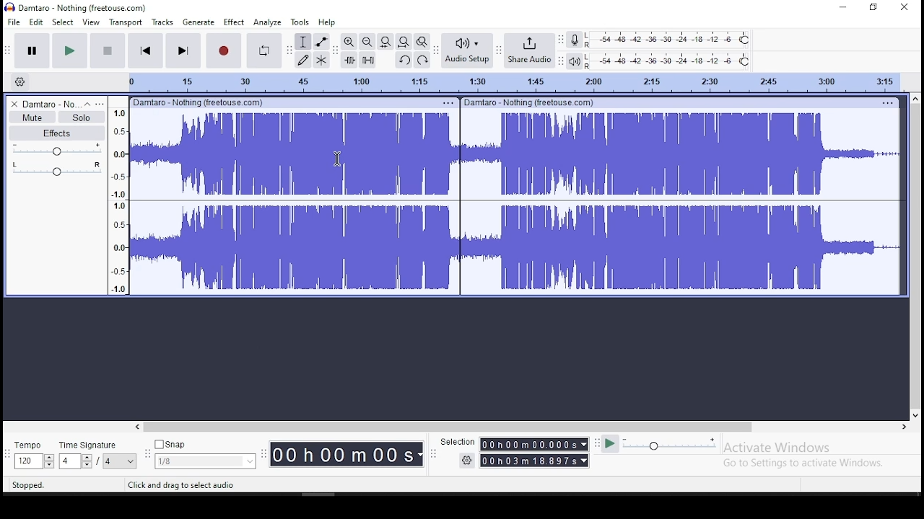 Image resolution: width=924 pixels, height=519 pixels. I want to click on stop, so click(108, 50).